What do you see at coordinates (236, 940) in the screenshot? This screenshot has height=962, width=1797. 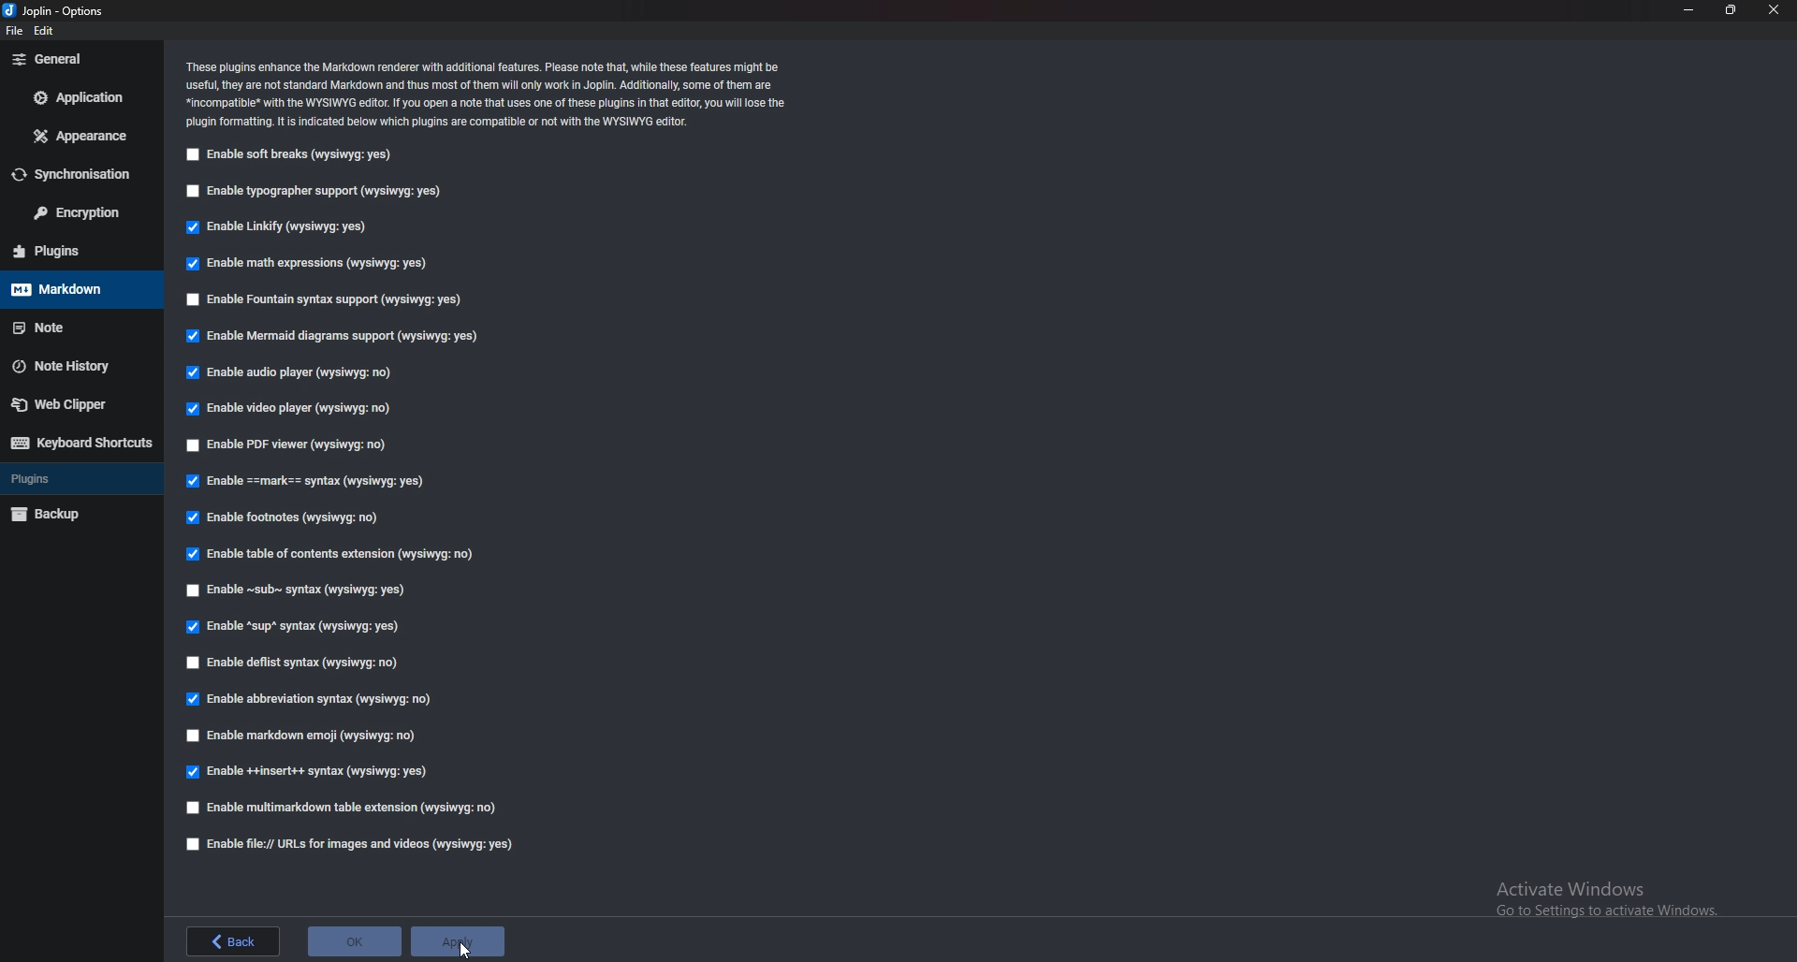 I see `back` at bounding box center [236, 940].